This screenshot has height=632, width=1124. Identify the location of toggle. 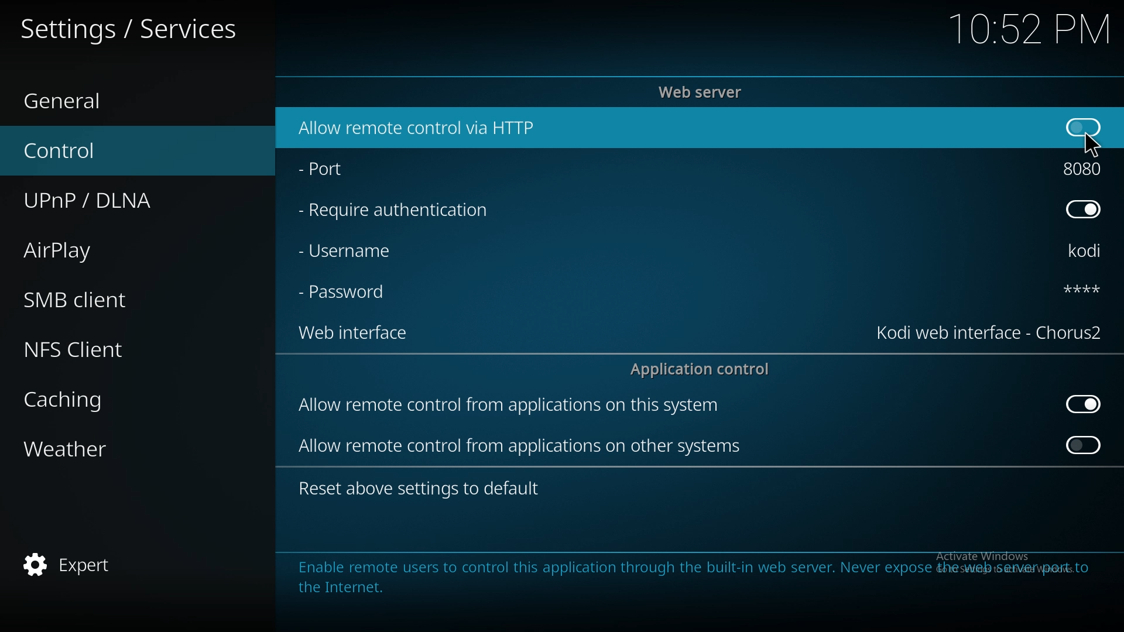
(1082, 128).